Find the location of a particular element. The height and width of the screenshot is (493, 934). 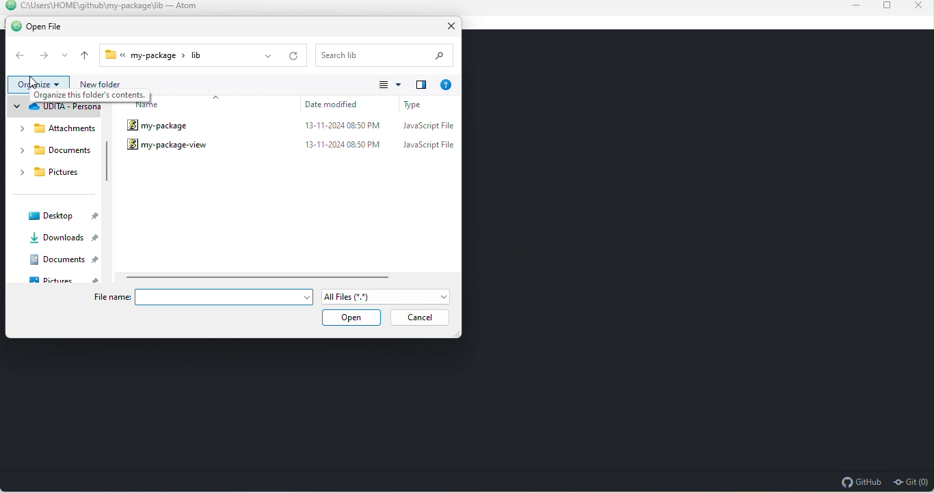

cursor is located at coordinates (36, 83).